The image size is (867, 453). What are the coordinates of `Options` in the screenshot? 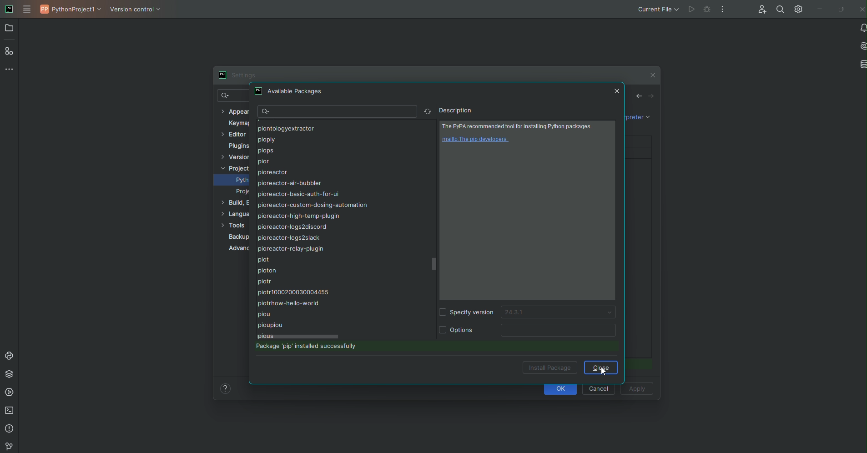 It's located at (457, 329).